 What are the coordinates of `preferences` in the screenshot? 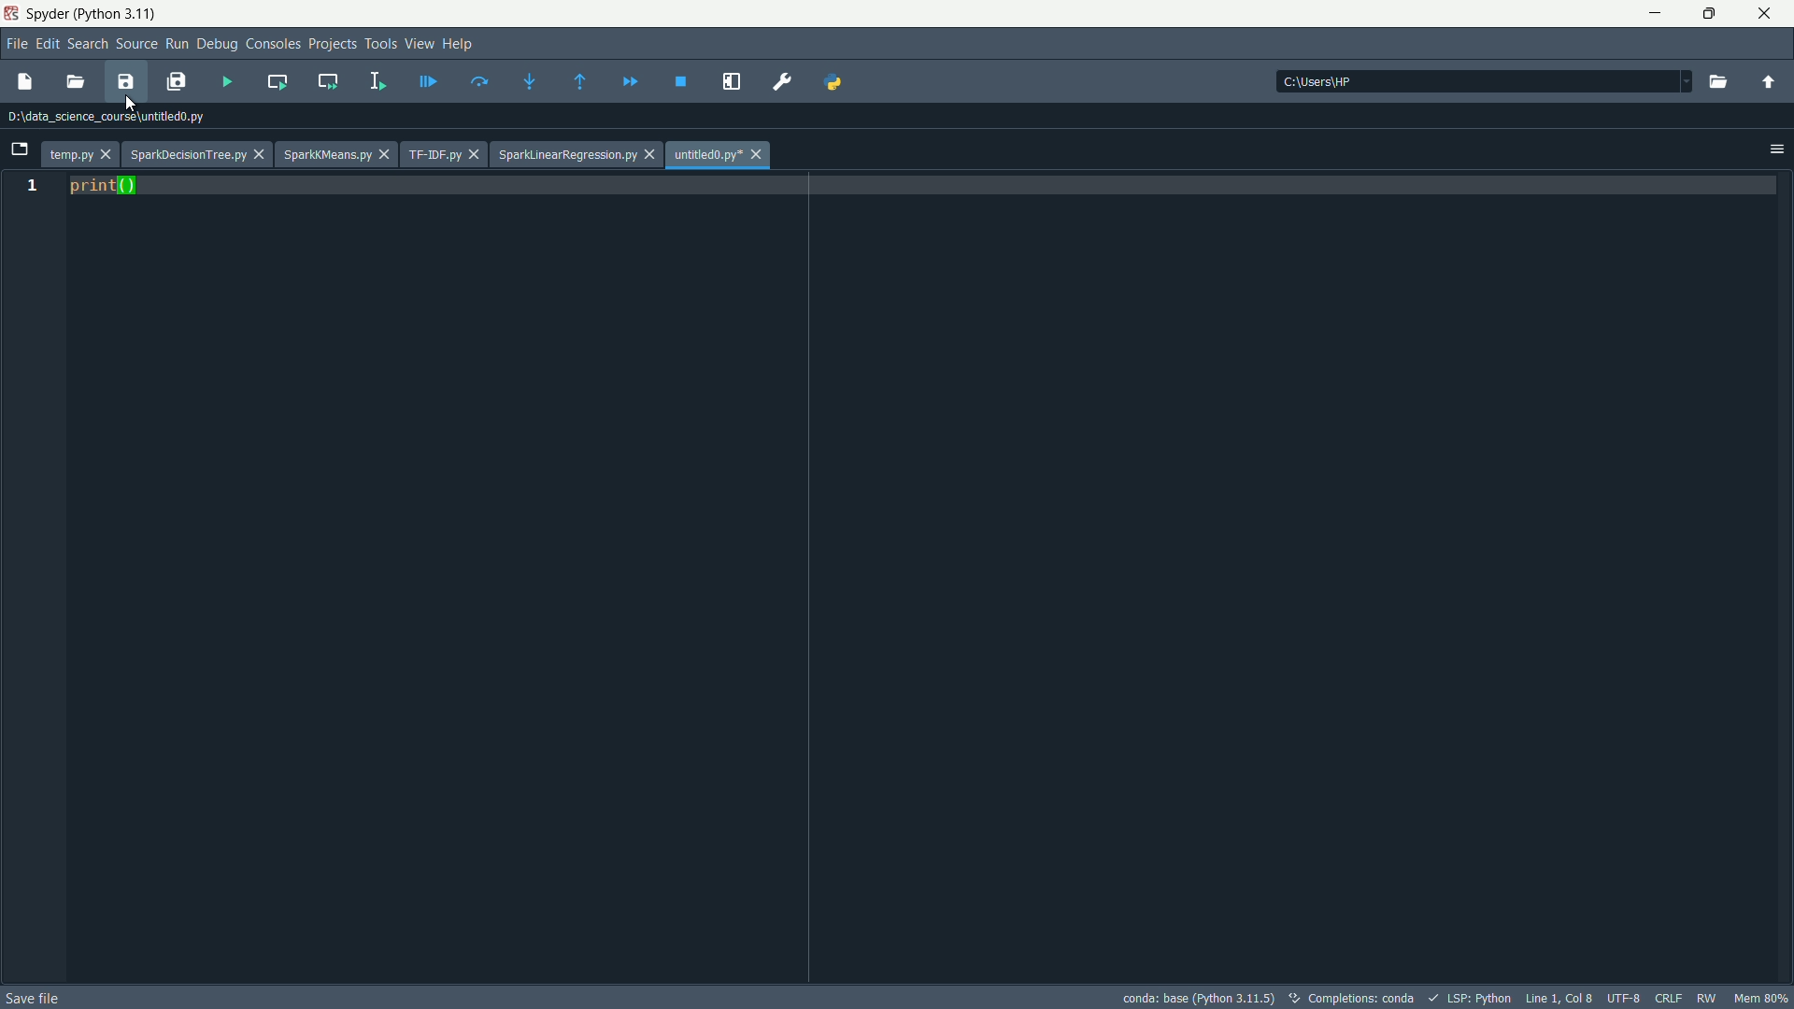 It's located at (776, 82).